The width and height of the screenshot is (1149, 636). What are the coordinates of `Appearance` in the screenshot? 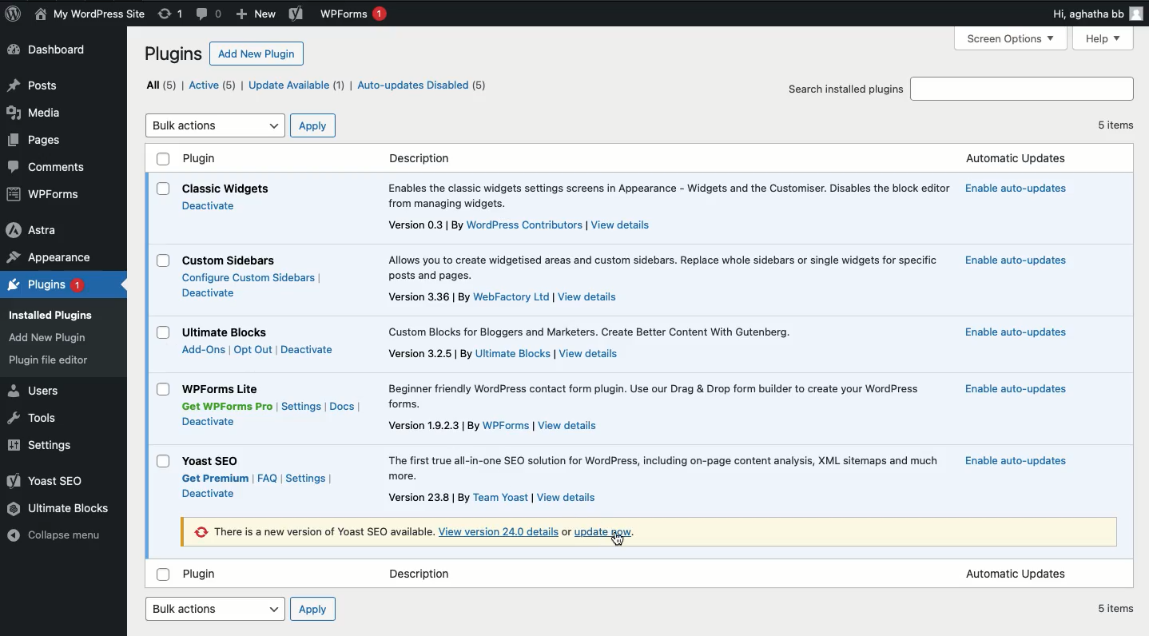 It's located at (47, 258).